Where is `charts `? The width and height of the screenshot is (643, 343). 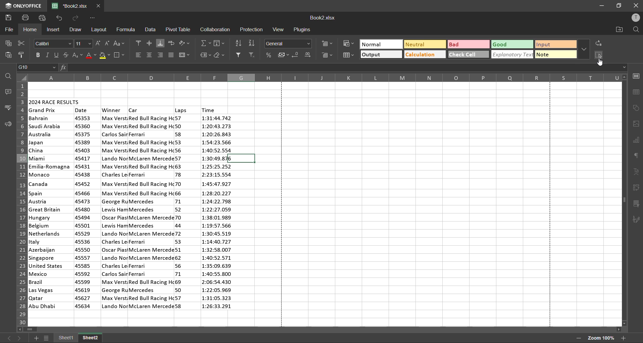 charts  is located at coordinates (636, 140).